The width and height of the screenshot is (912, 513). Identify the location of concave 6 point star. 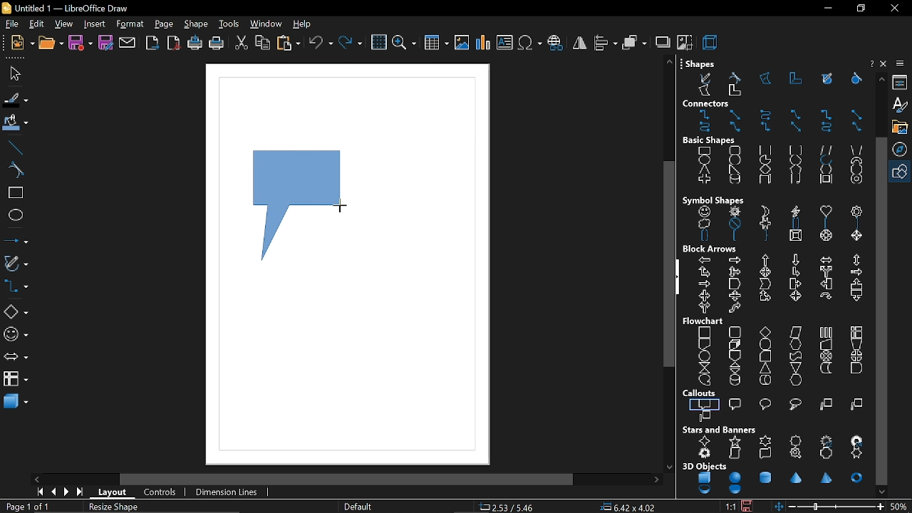
(857, 454).